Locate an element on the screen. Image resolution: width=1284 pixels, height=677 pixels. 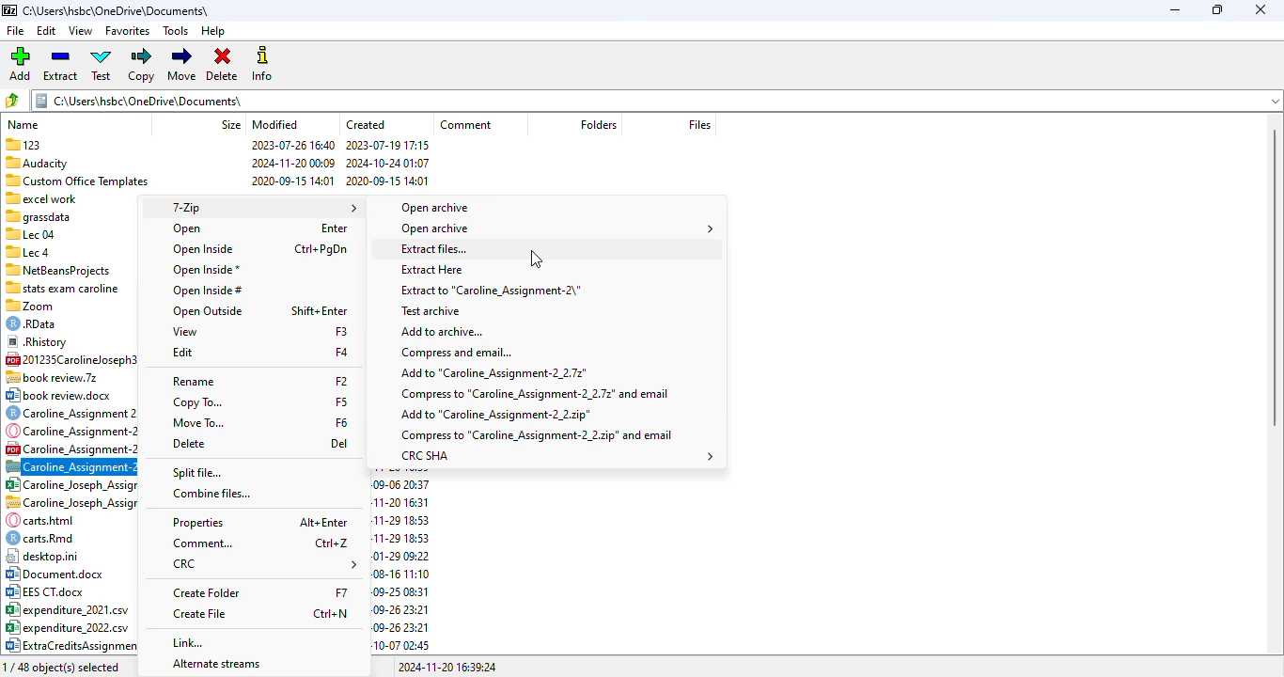
shortcut for move to is located at coordinates (342, 421).